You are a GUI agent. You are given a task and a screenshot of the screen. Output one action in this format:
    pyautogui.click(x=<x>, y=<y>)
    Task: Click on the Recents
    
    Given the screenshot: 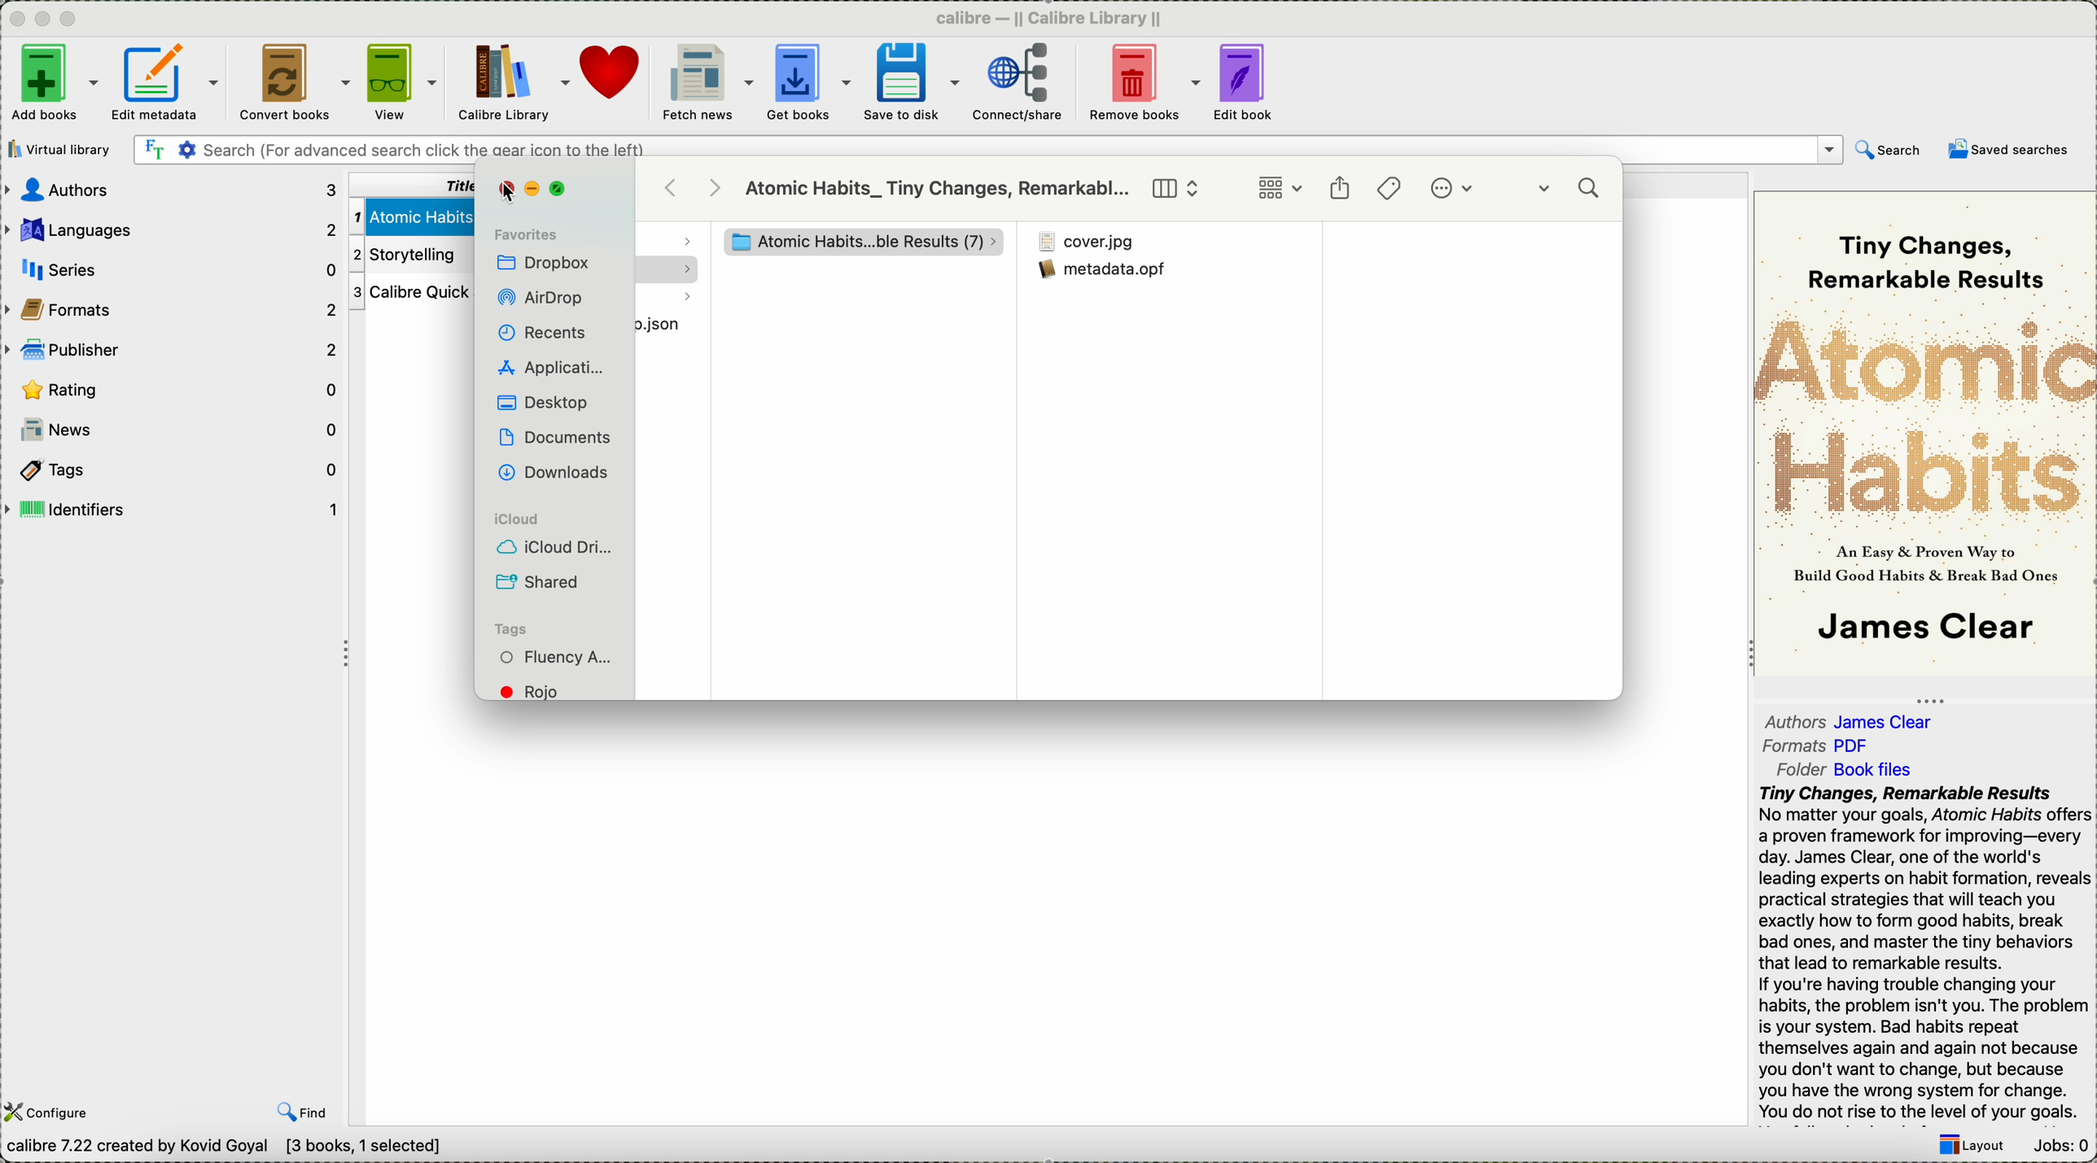 What is the action you would take?
    pyautogui.click(x=541, y=332)
    